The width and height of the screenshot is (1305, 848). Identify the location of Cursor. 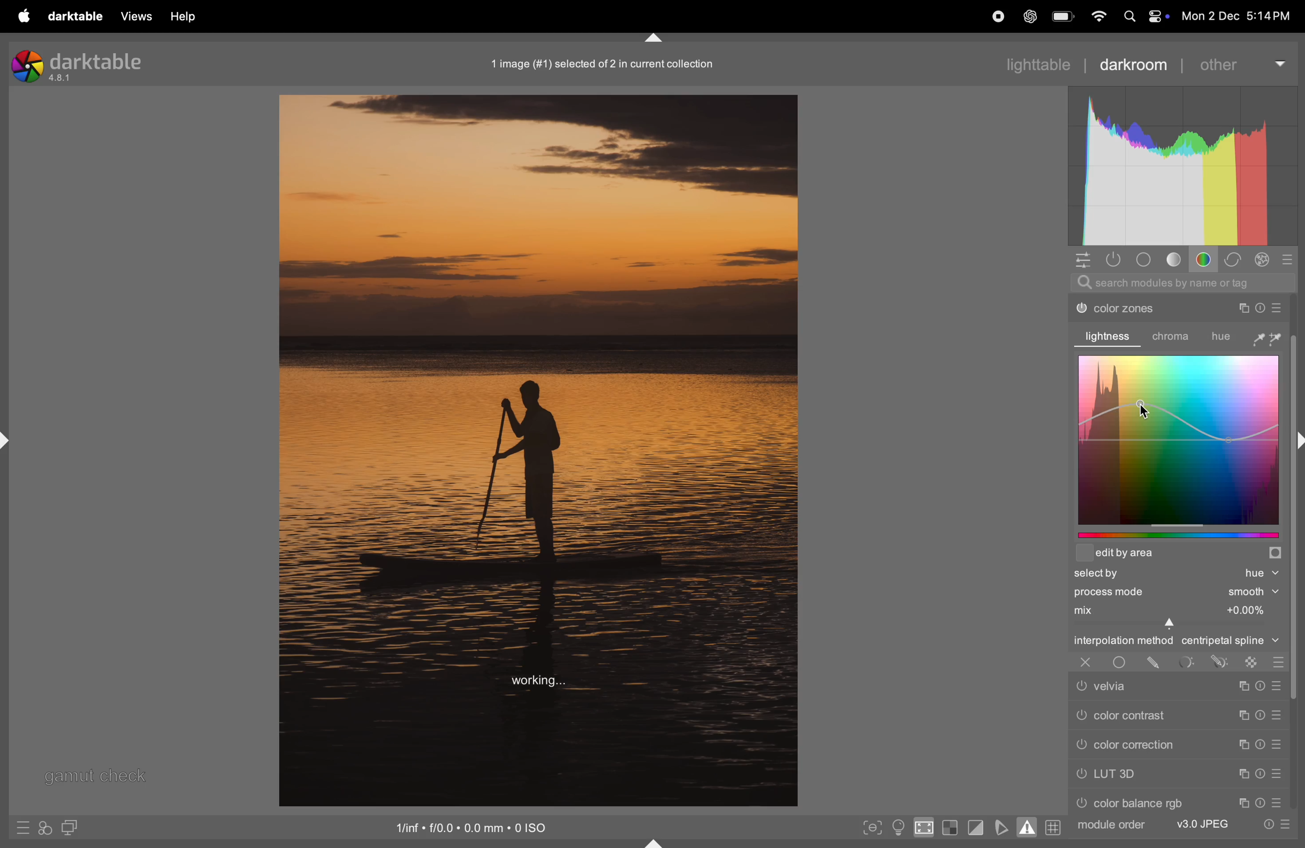
(1172, 624).